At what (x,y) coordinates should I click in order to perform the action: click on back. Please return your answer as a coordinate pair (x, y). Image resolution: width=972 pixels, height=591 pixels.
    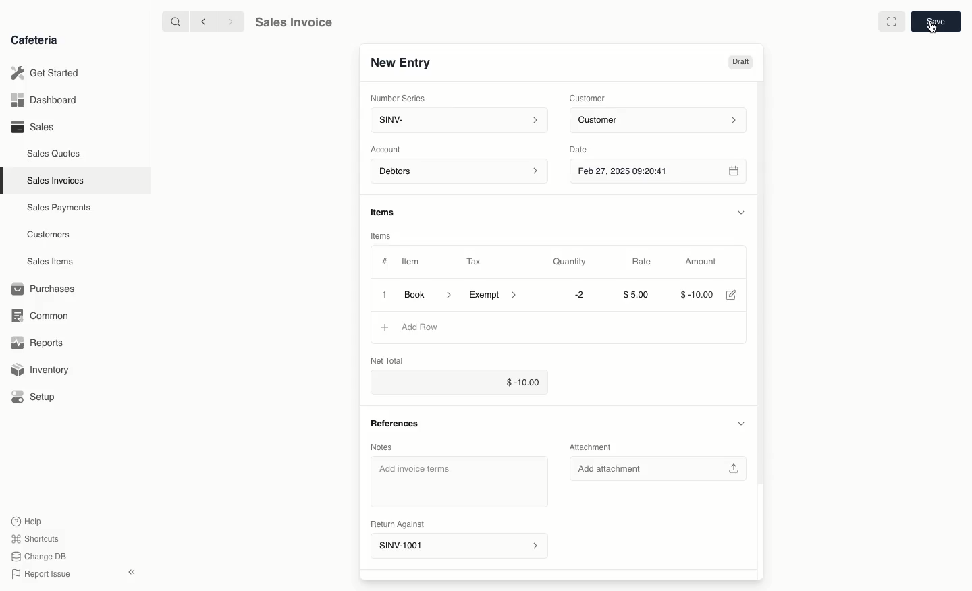
    Looking at the image, I should click on (205, 22).